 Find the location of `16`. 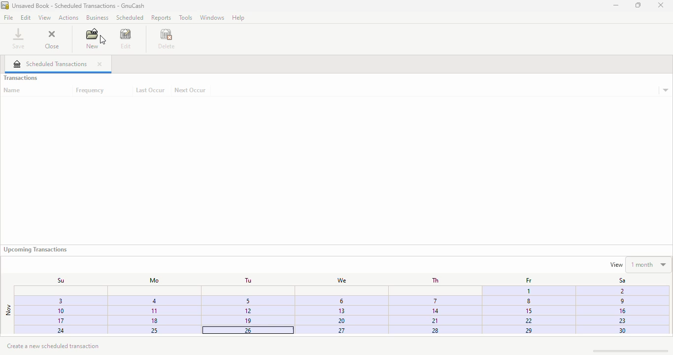

16 is located at coordinates (621, 311).